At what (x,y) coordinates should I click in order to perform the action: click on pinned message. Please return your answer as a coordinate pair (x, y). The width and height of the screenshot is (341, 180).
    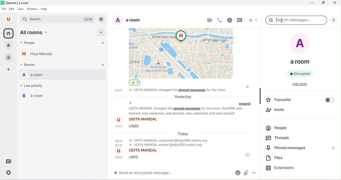
    Looking at the image, I should click on (301, 148).